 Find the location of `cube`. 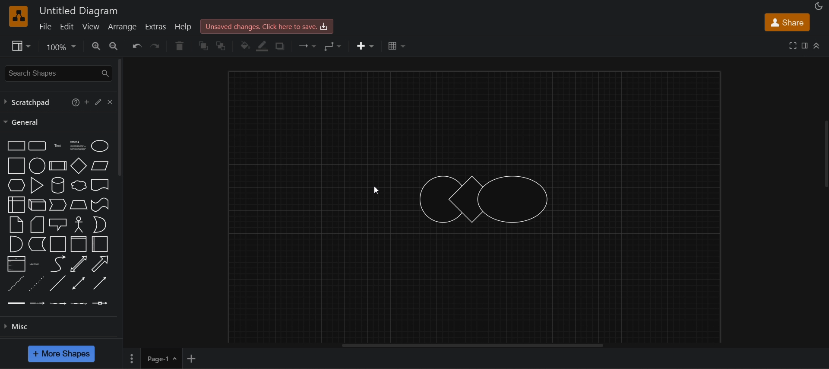

cube is located at coordinates (37, 204).